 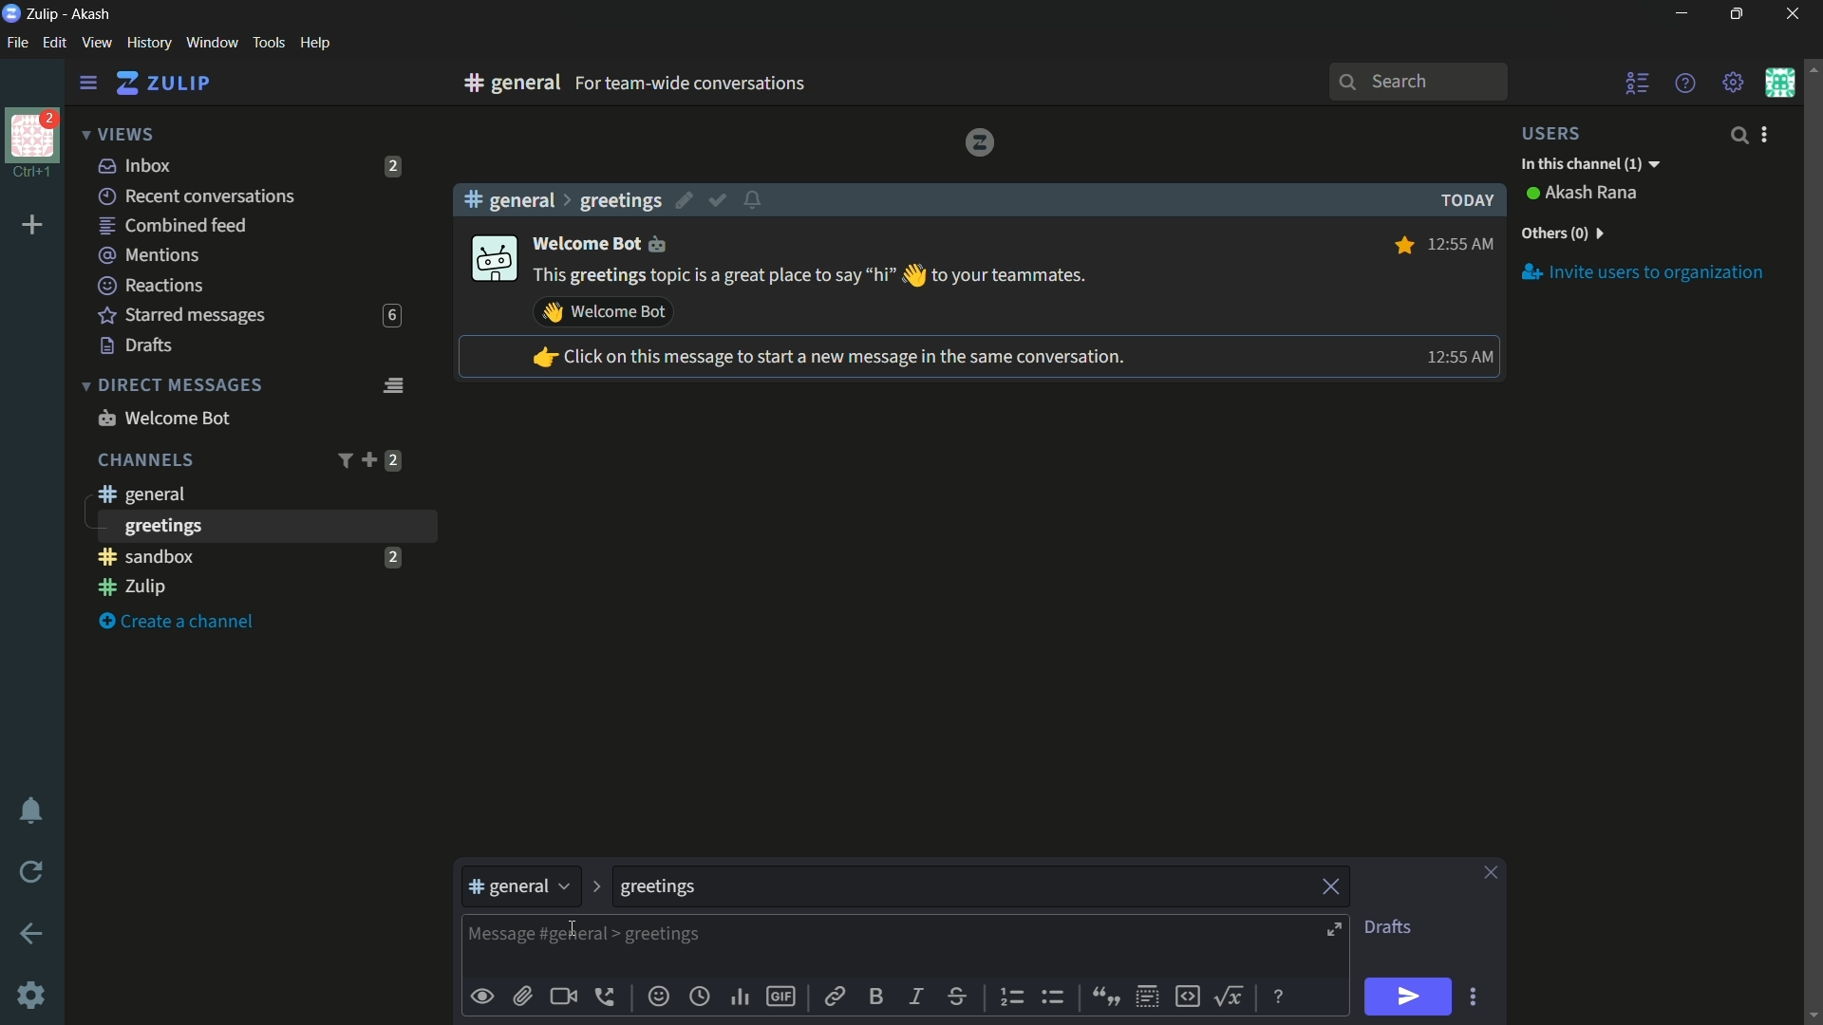 What do you see at coordinates (569, 930) in the screenshot?
I see `cursor` at bounding box center [569, 930].